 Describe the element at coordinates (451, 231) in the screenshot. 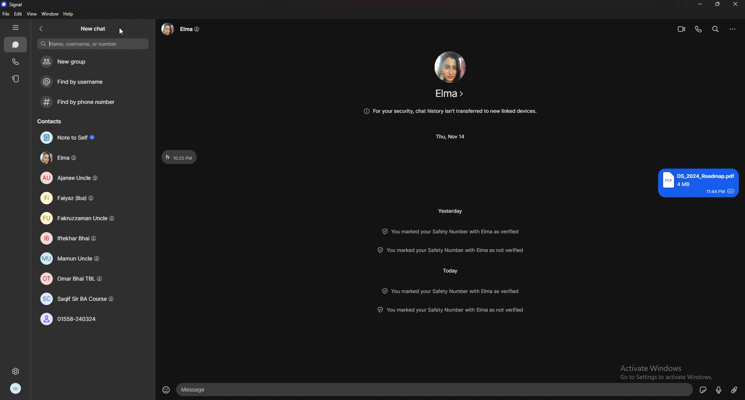

I see `update` at that location.